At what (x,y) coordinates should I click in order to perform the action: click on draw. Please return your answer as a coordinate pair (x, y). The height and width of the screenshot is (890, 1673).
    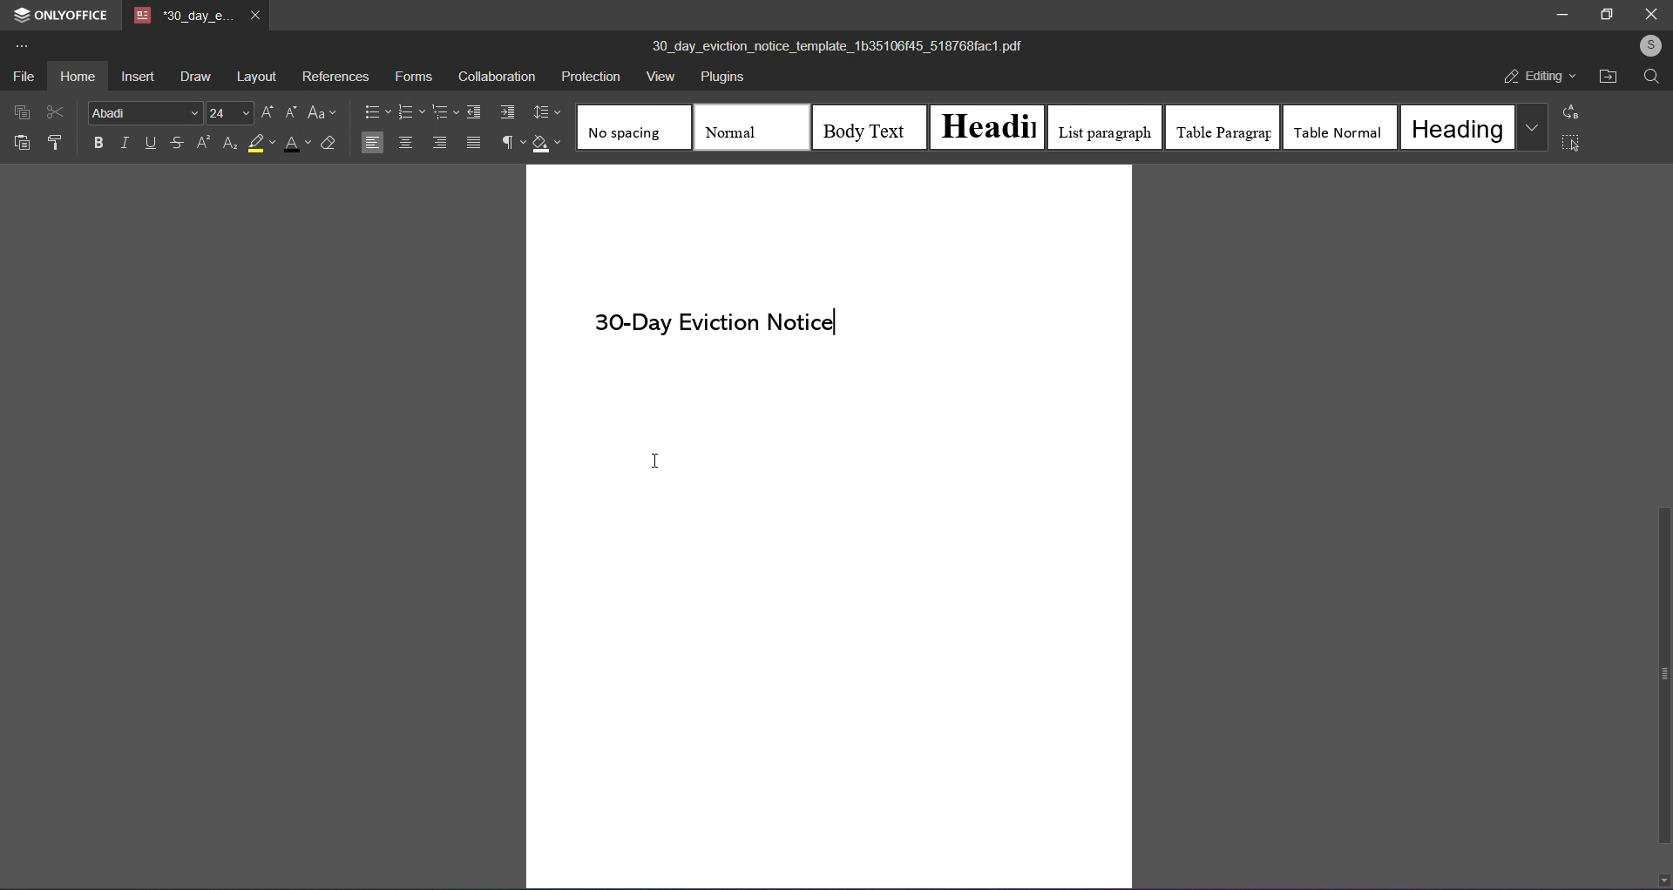
    Looking at the image, I should click on (193, 77).